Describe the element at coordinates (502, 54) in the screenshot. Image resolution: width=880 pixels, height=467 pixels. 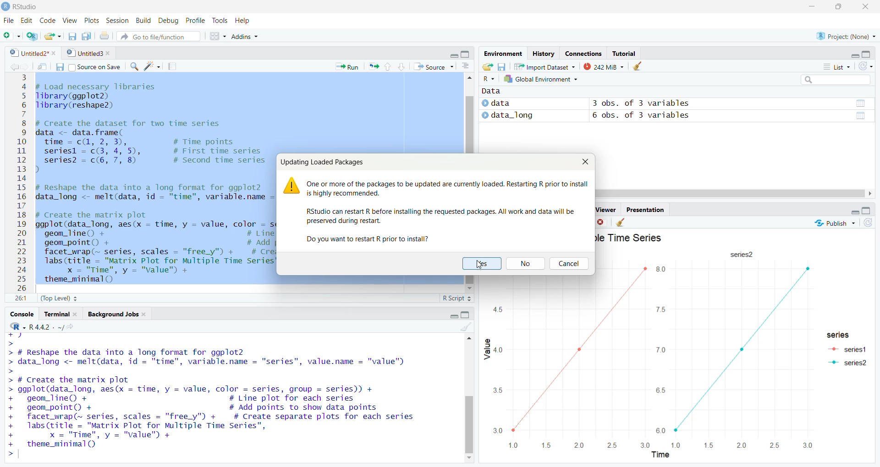
I see `Environment` at that location.